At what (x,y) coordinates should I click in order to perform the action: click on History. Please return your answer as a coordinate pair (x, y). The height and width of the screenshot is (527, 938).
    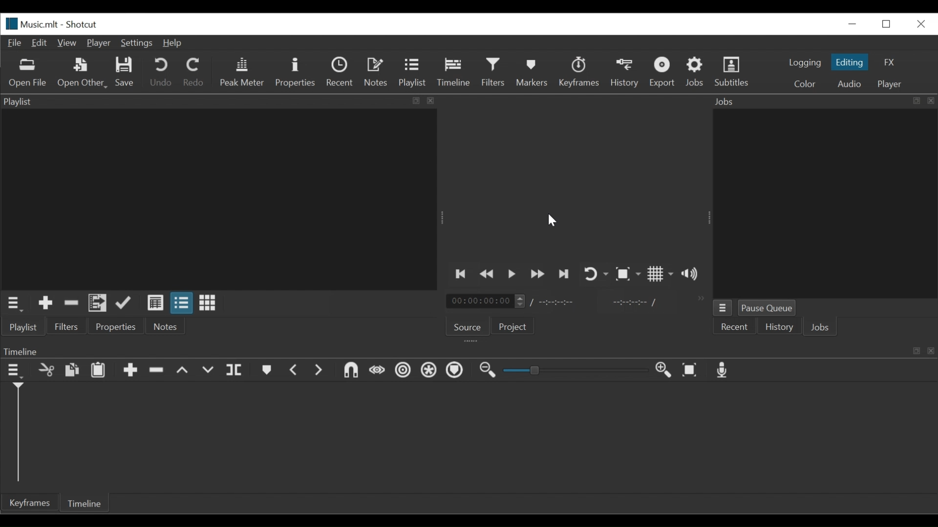
    Looking at the image, I should click on (627, 72).